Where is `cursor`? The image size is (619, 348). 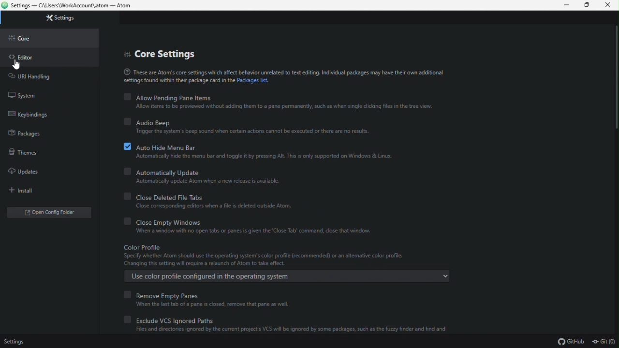 cursor is located at coordinates (16, 63).